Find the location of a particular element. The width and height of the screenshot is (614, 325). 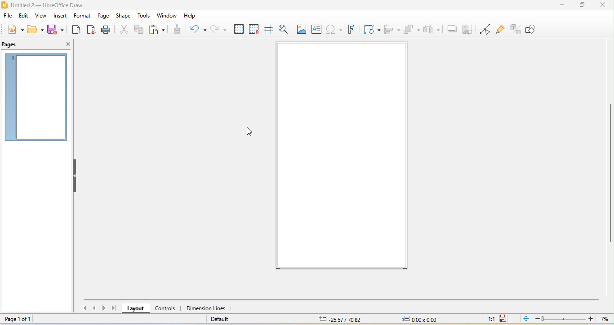

shadow is located at coordinates (453, 30).